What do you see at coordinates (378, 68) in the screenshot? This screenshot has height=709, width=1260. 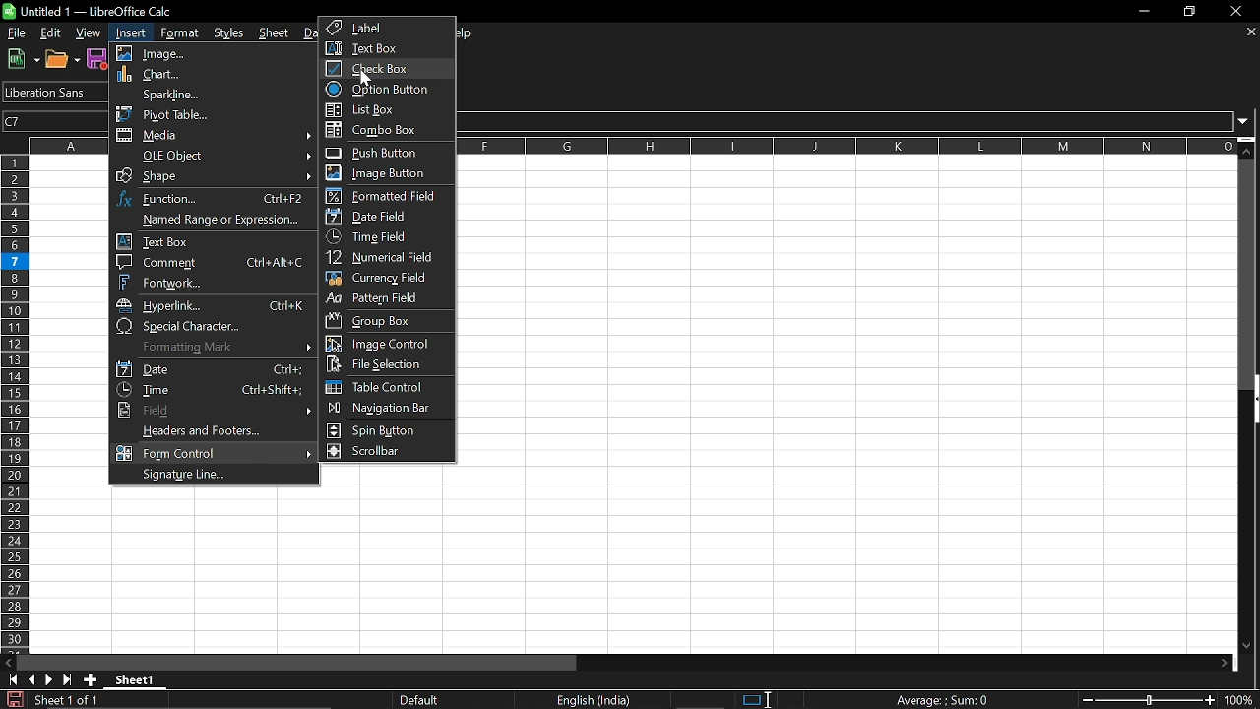 I see `Check box` at bounding box center [378, 68].